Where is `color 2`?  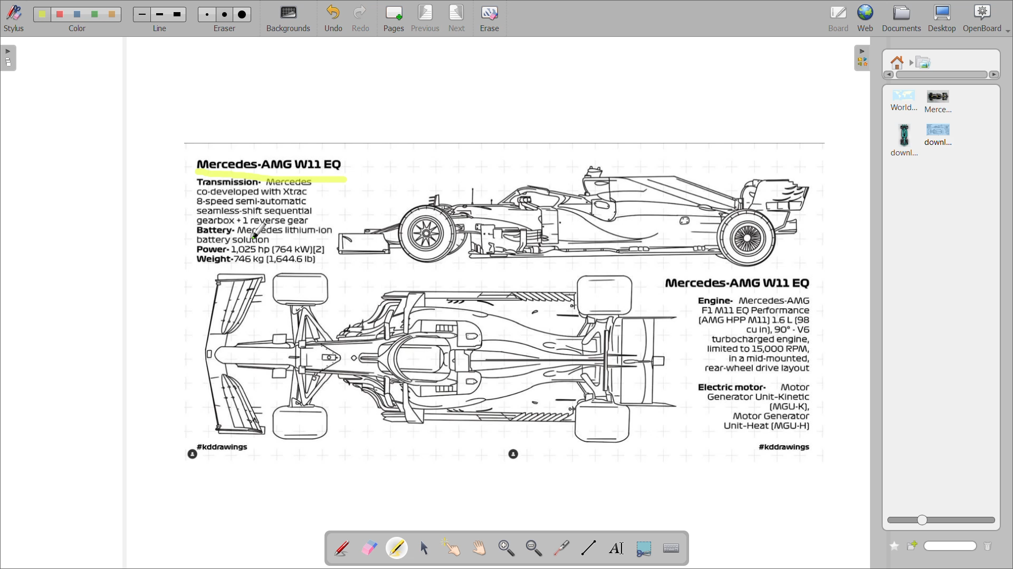
color 2 is located at coordinates (59, 14).